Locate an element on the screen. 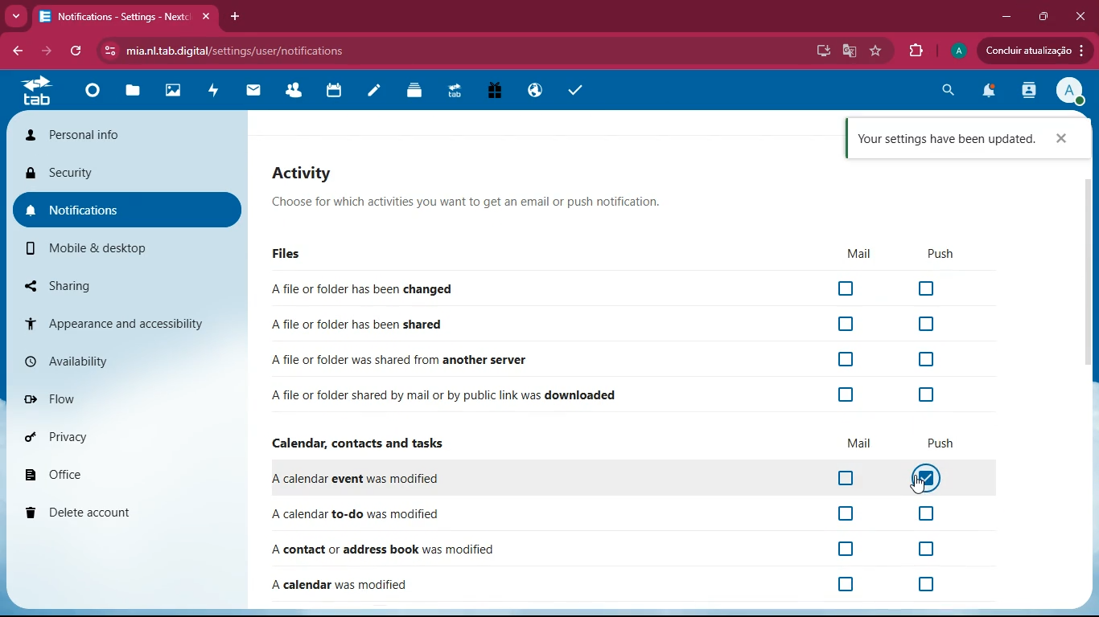  refresh is located at coordinates (77, 53).